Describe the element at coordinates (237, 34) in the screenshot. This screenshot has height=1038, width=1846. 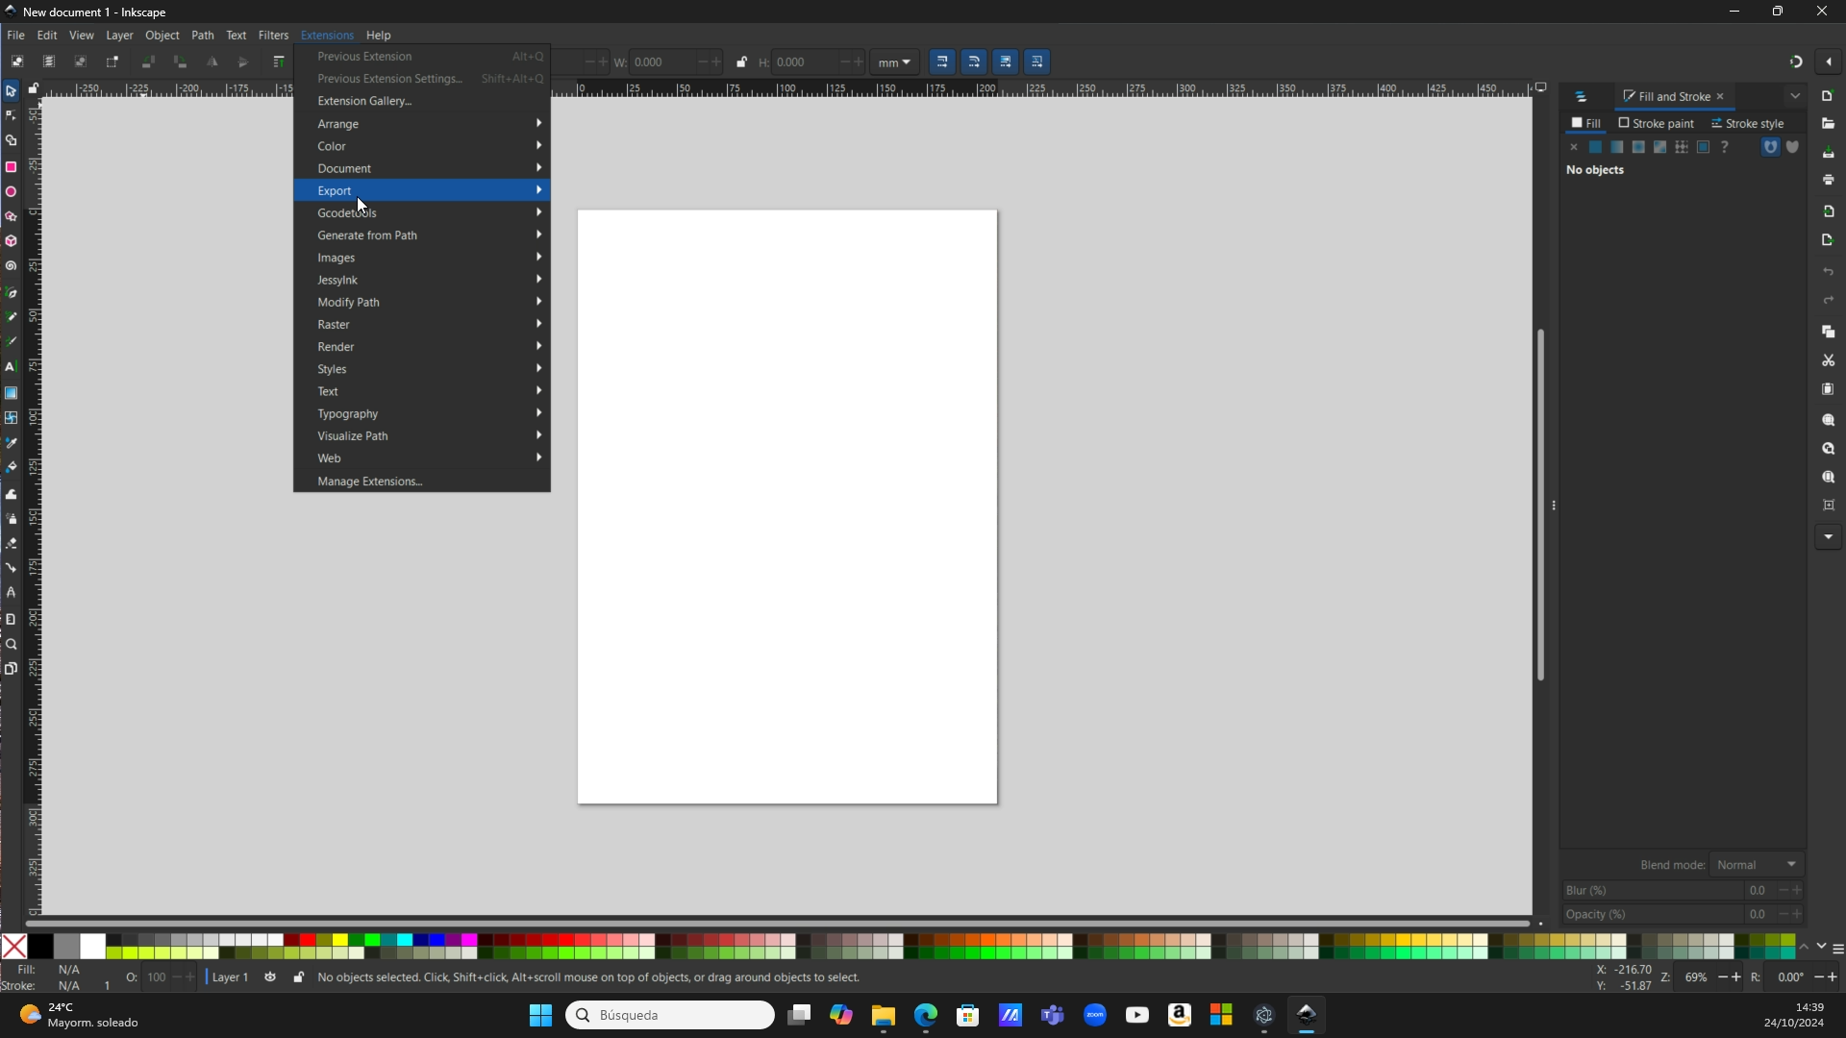
I see `Text` at that location.